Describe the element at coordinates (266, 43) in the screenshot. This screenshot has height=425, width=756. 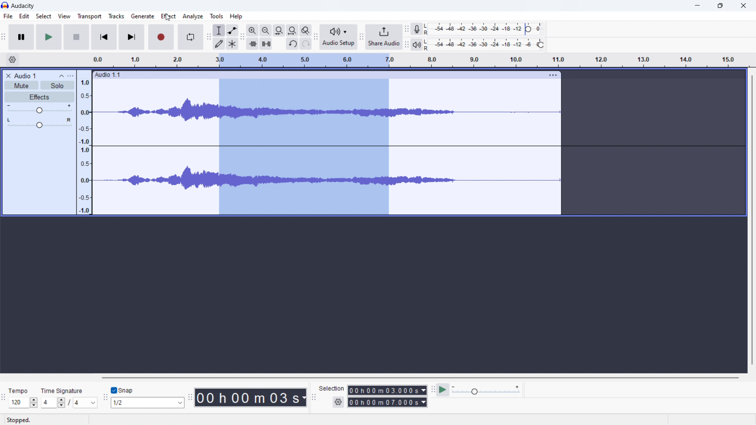
I see `mute selection` at that location.